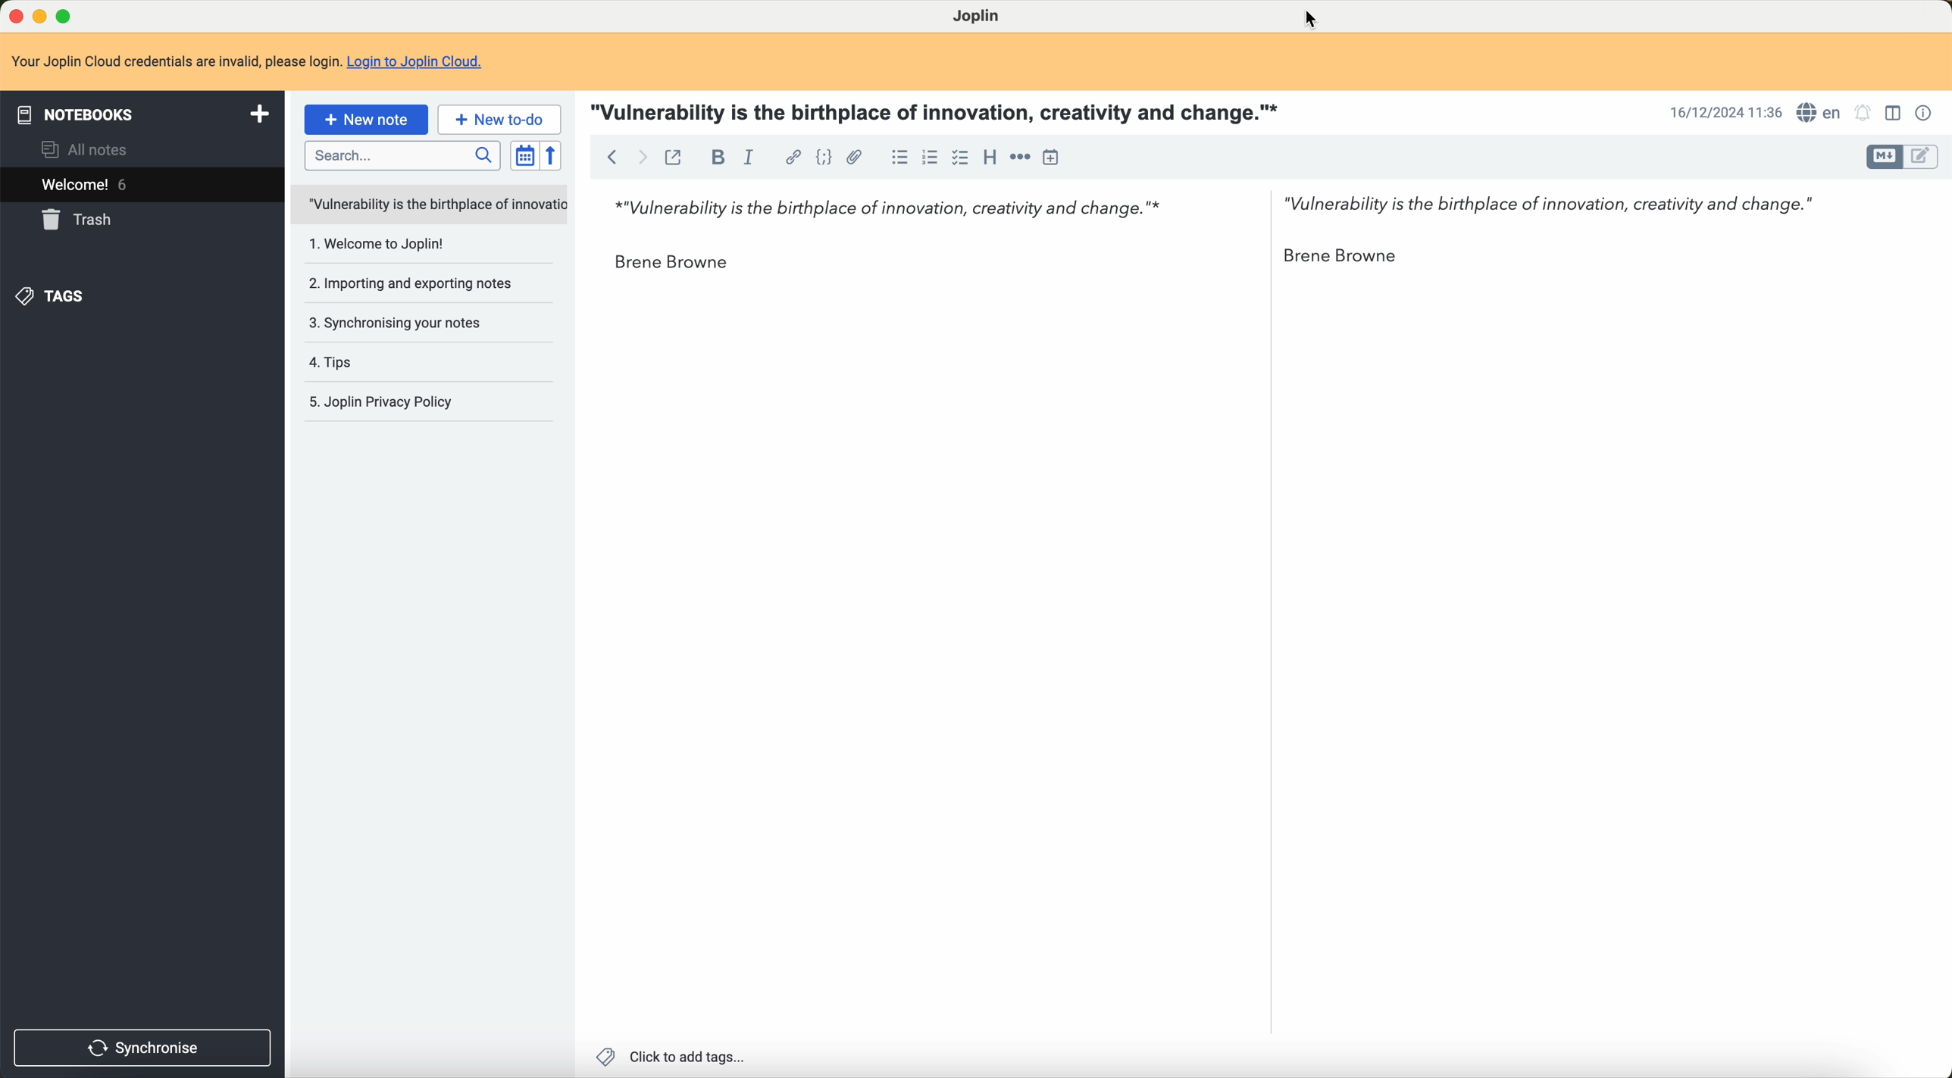 This screenshot has width=1952, height=1078. I want to click on note, so click(176, 61).